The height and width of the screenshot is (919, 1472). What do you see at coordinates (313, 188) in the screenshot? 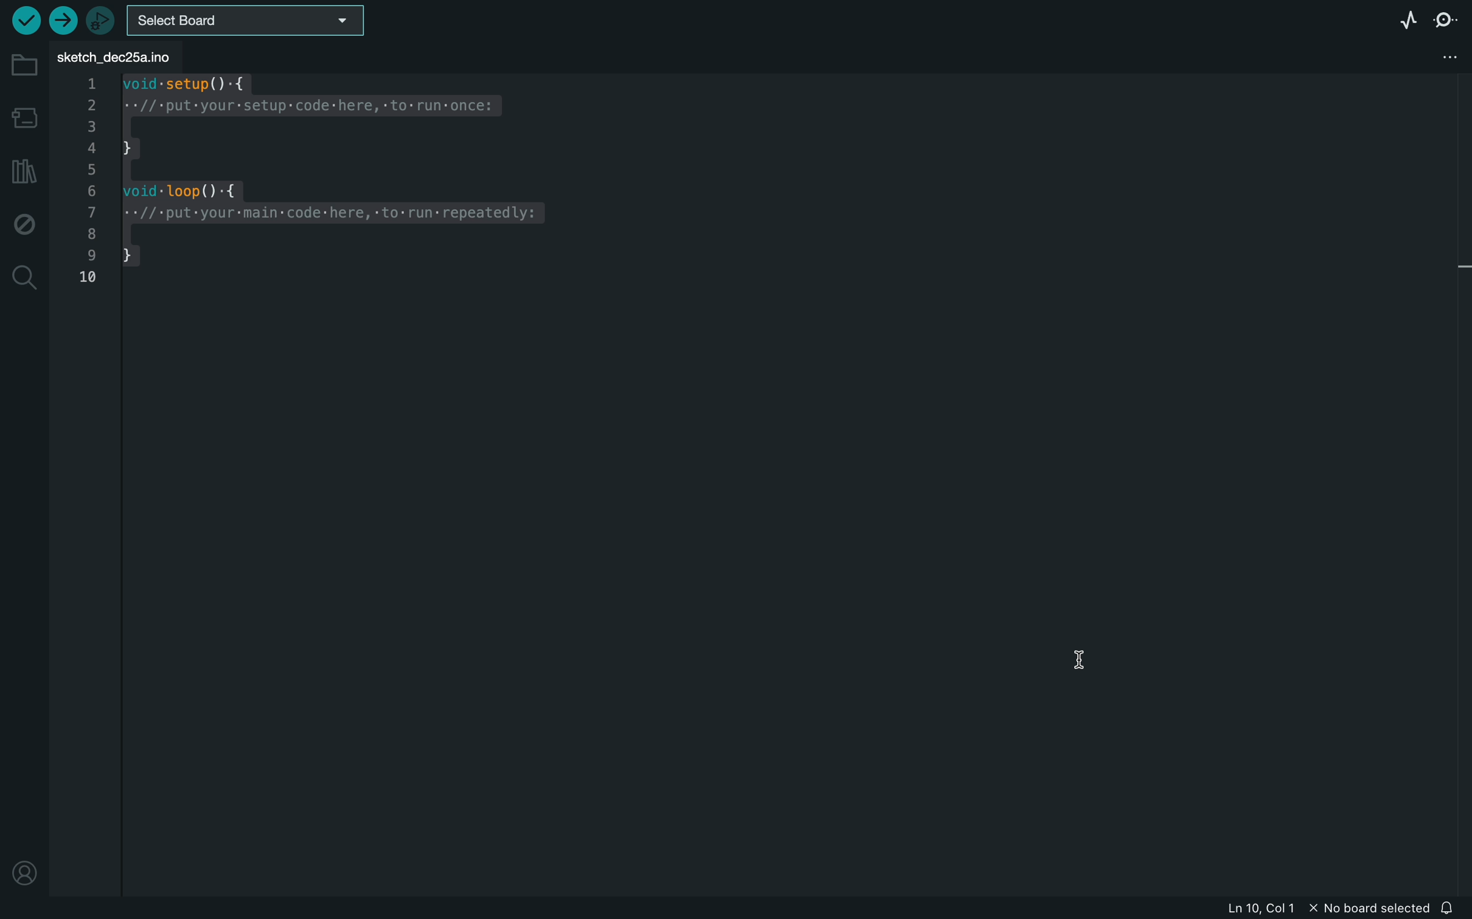
I see `code` at bounding box center [313, 188].